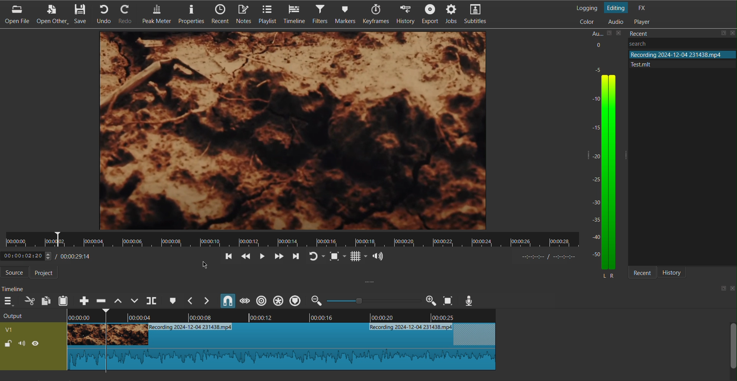 The width and height of the screenshot is (737, 381). Describe the element at coordinates (53, 13) in the screenshot. I see `Open Other` at that location.